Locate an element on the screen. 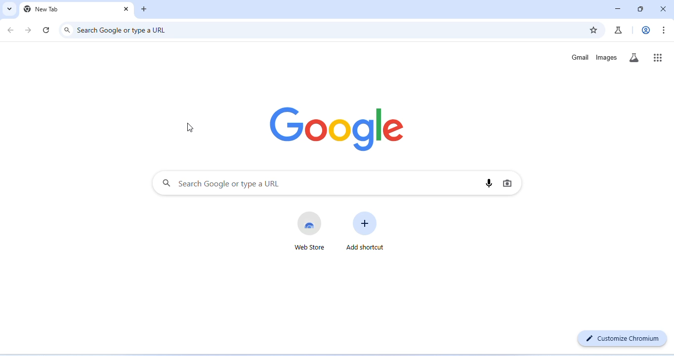 Image resolution: width=674 pixels, height=356 pixels. search tabs is located at coordinates (8, 9).